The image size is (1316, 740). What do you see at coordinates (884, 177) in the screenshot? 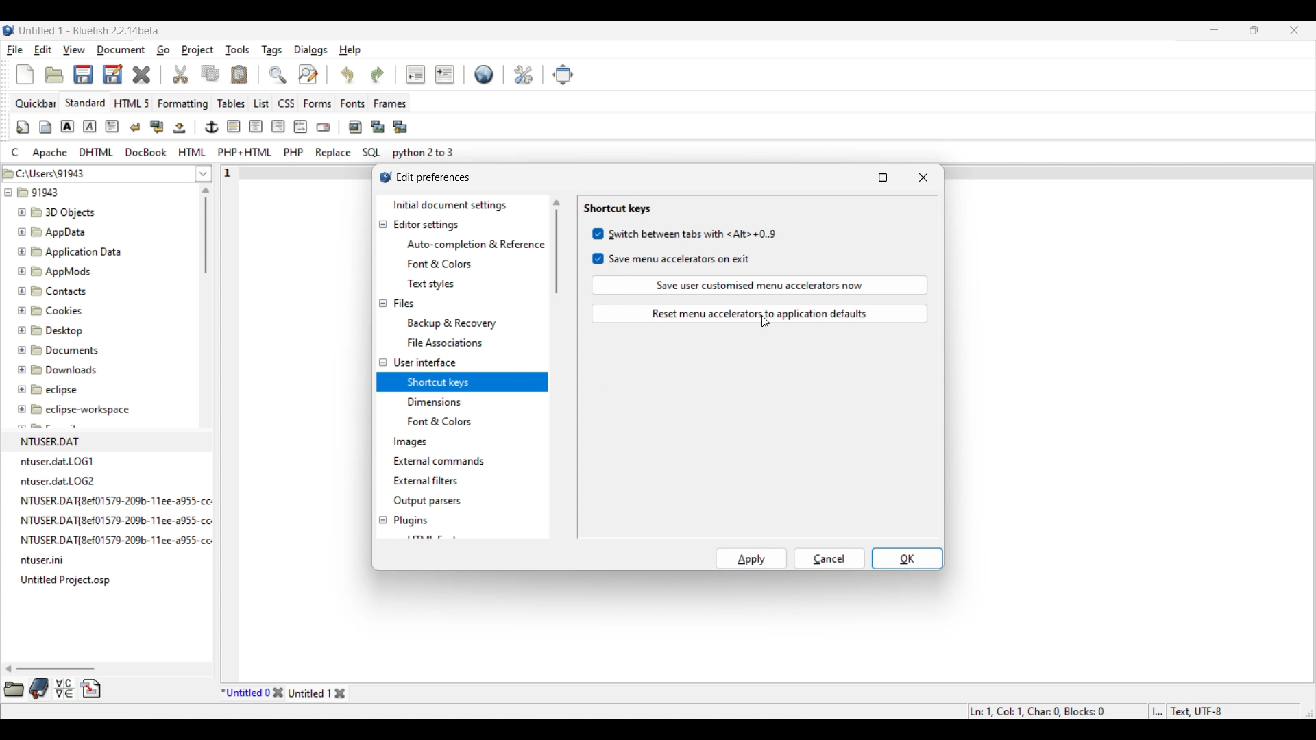
I see `Maximize` at bounding box center [884, 177].